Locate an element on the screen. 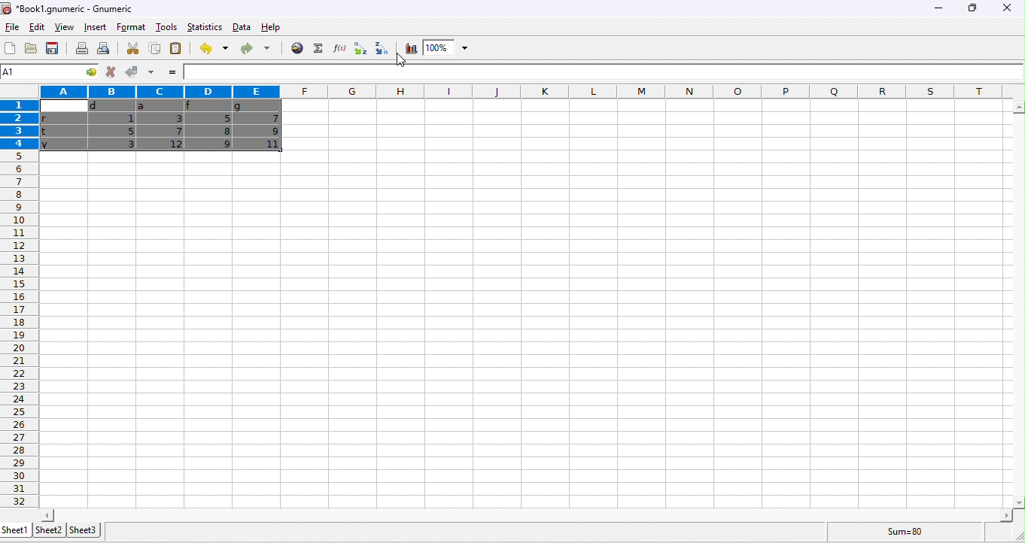 The image size is (1025, 543). column headings is located at coordinates (507, 92).